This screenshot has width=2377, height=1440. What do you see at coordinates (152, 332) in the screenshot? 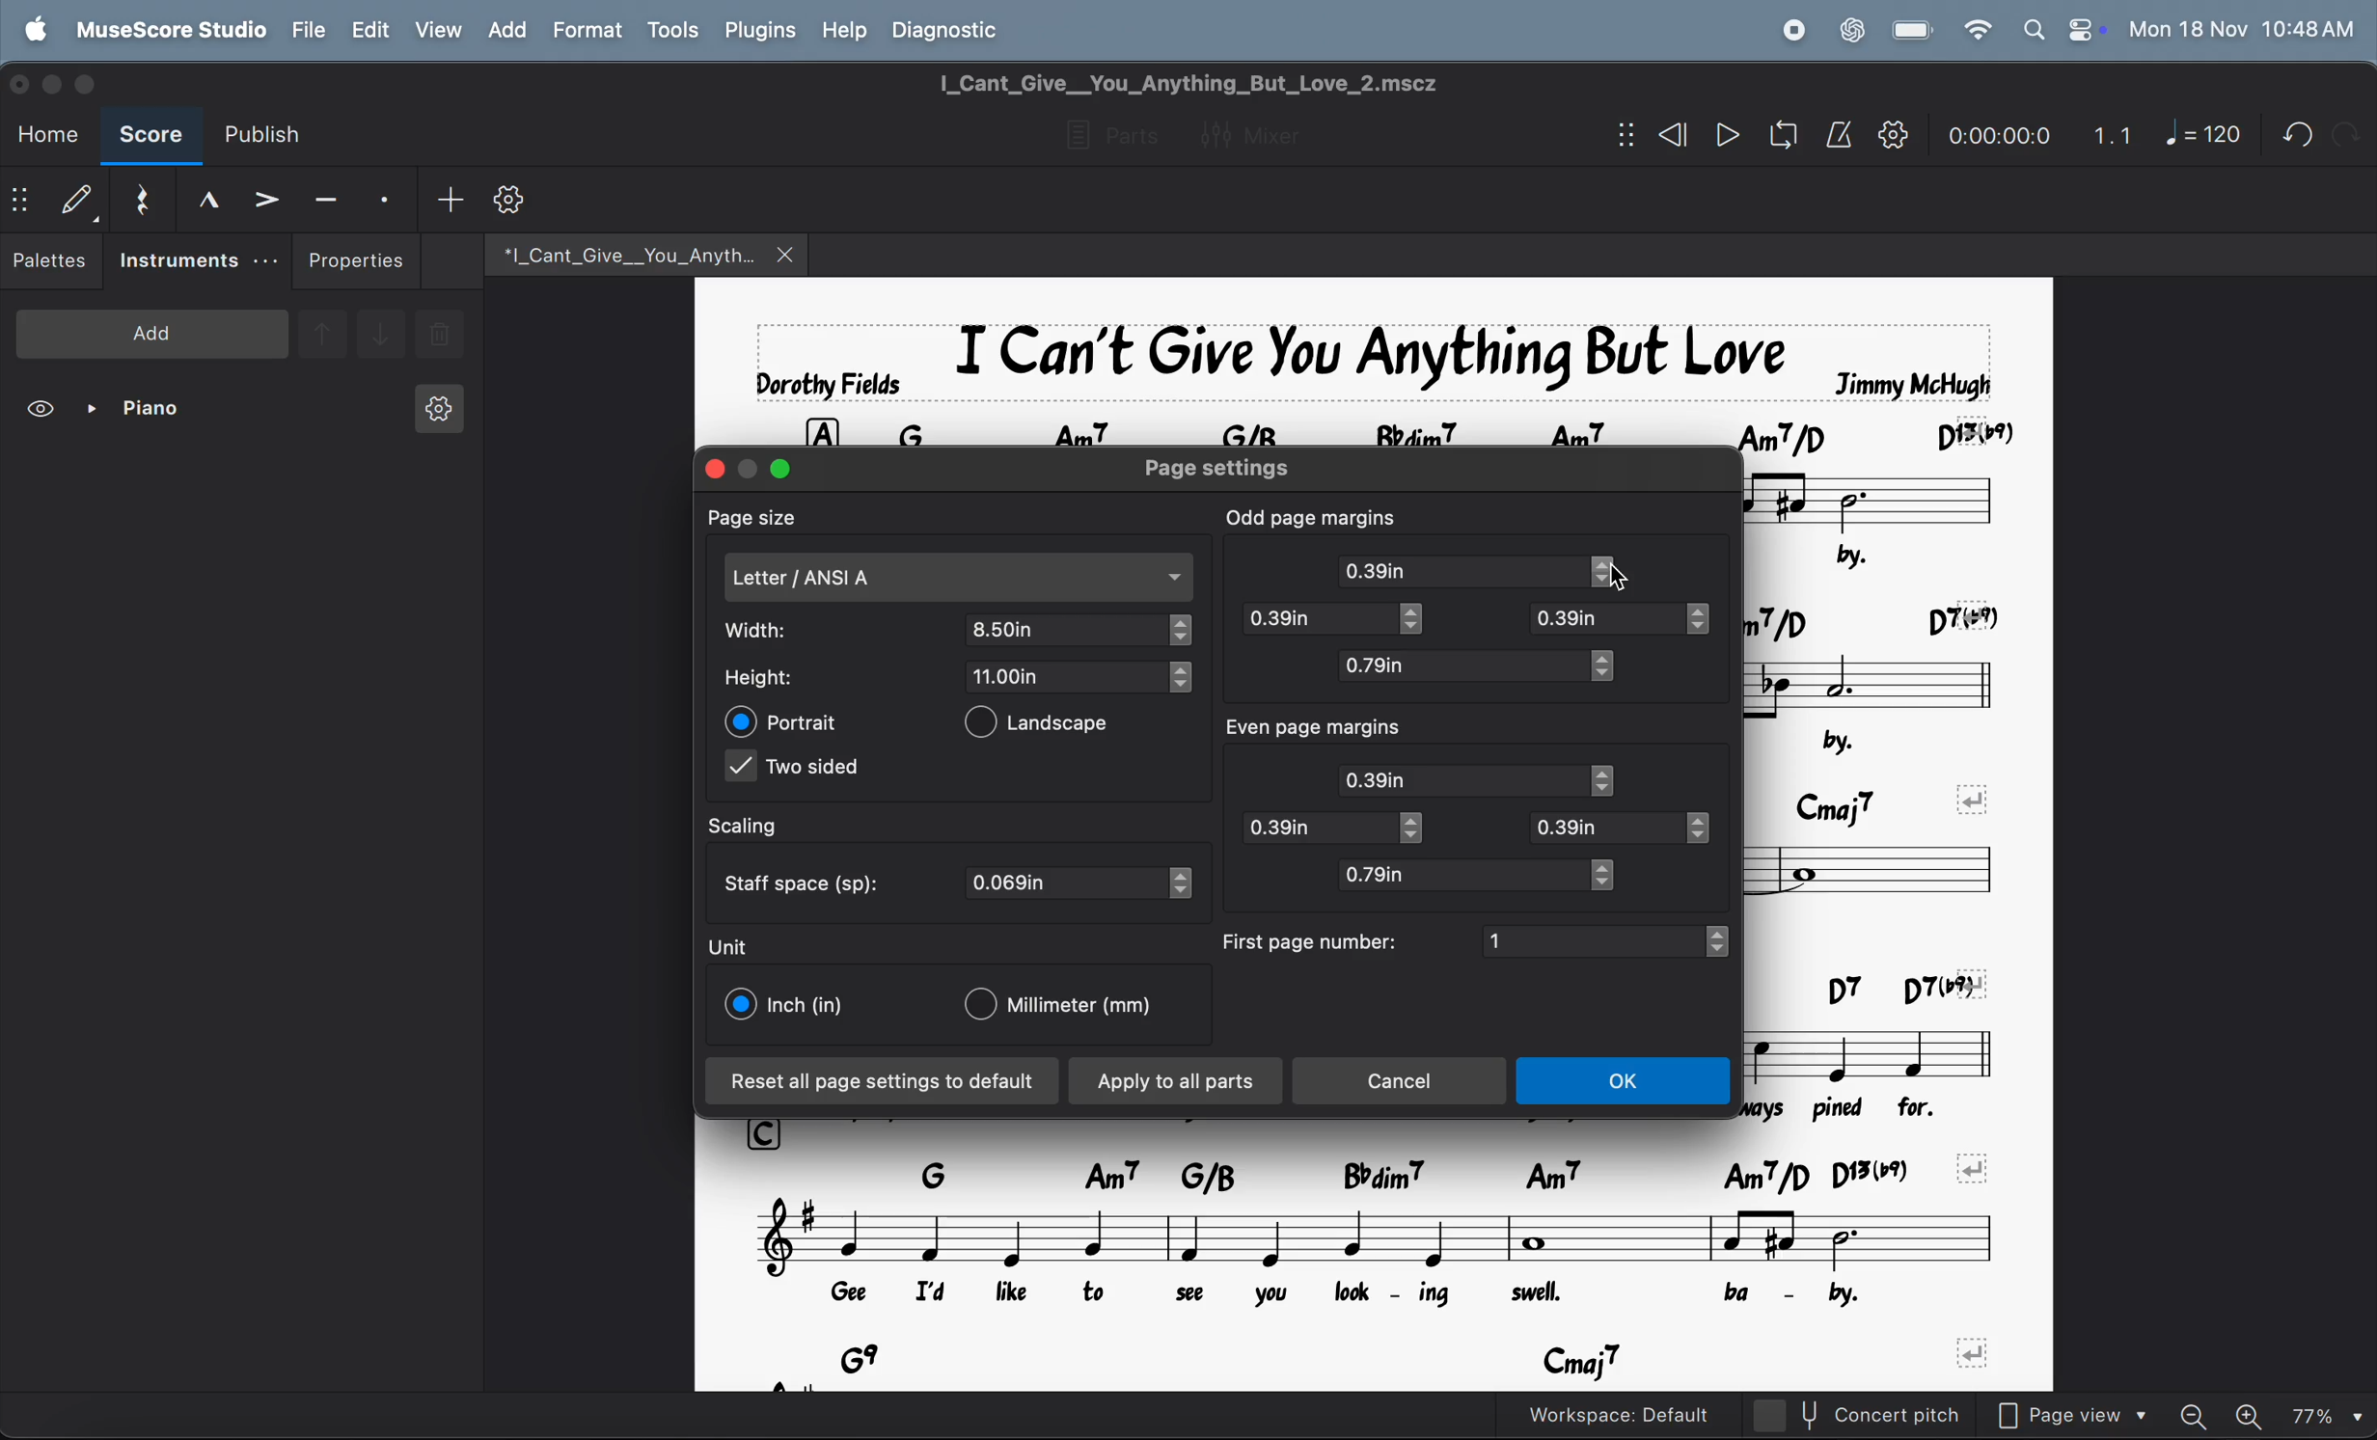
I see `add` at bounding box center [152, 332].